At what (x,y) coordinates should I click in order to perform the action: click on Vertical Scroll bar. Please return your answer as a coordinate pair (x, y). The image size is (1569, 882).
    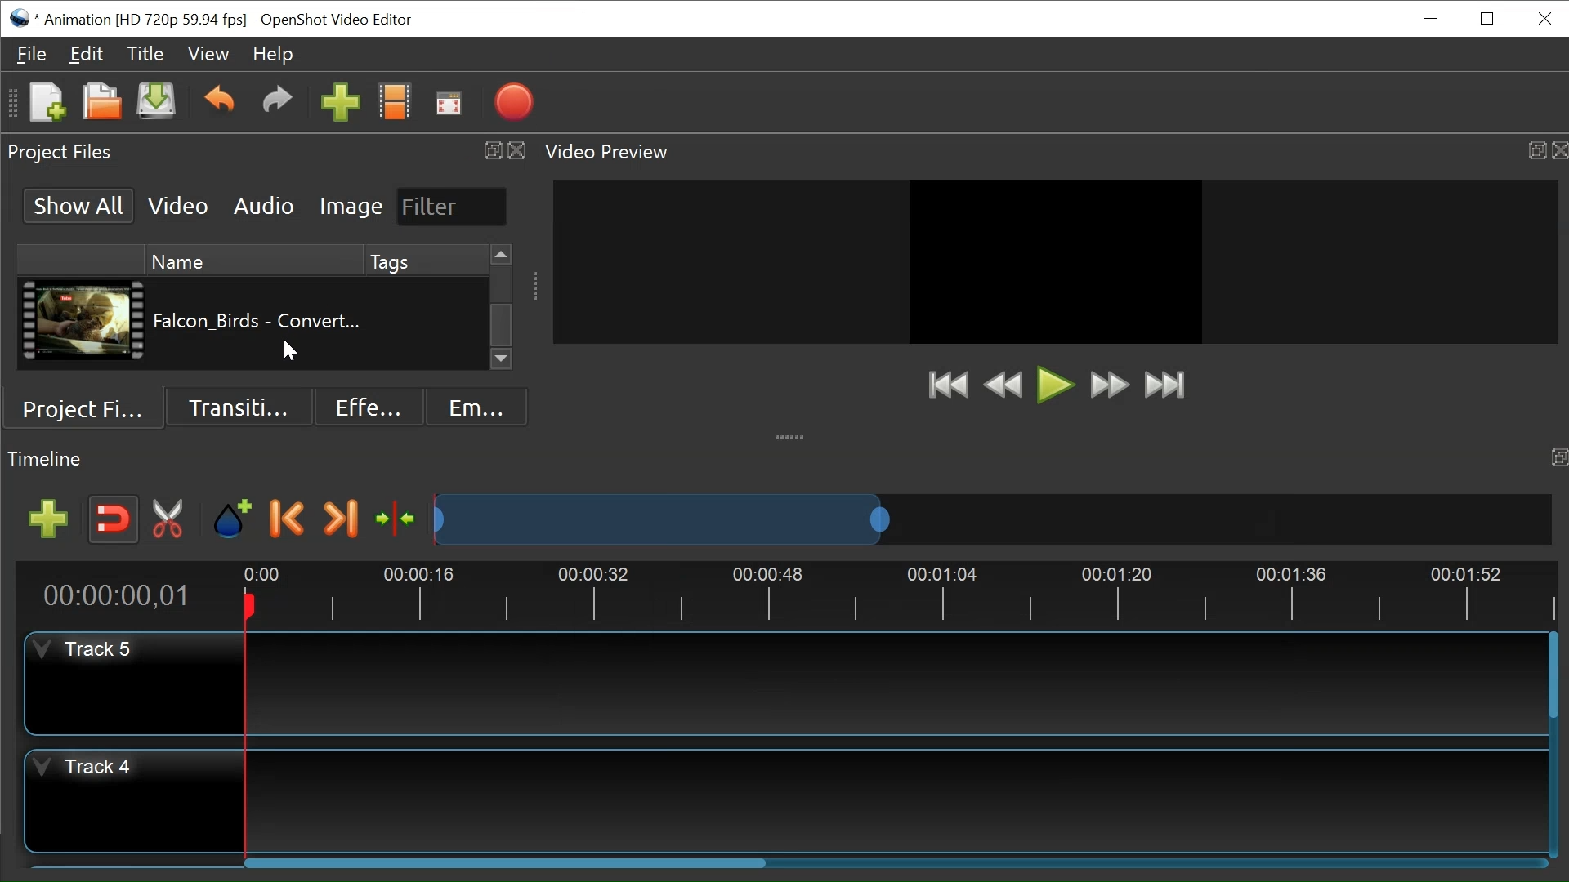
    Looking at the image, I should click on (503, 326).